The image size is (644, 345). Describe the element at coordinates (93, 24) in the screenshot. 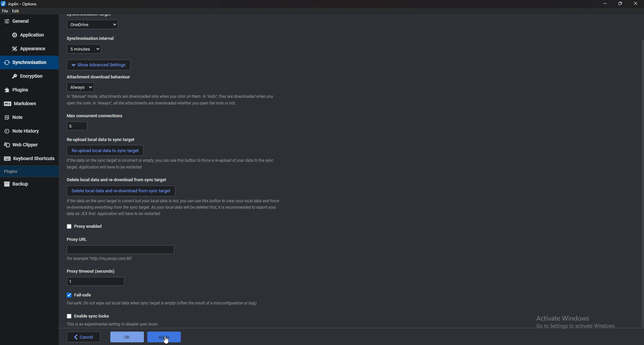

I see `sync target` at that location.